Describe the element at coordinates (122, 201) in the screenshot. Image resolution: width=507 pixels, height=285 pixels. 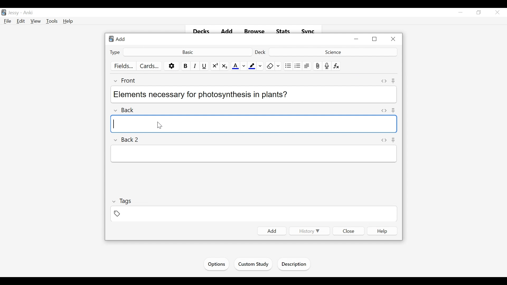
I see `Tags` at that location.